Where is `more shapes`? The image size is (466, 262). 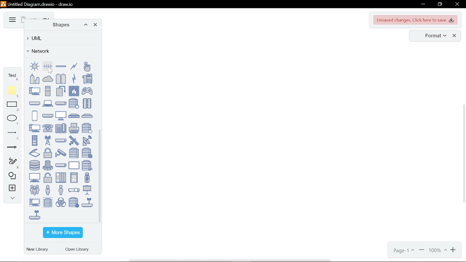 more shapes is located at coordinates (63, 233).